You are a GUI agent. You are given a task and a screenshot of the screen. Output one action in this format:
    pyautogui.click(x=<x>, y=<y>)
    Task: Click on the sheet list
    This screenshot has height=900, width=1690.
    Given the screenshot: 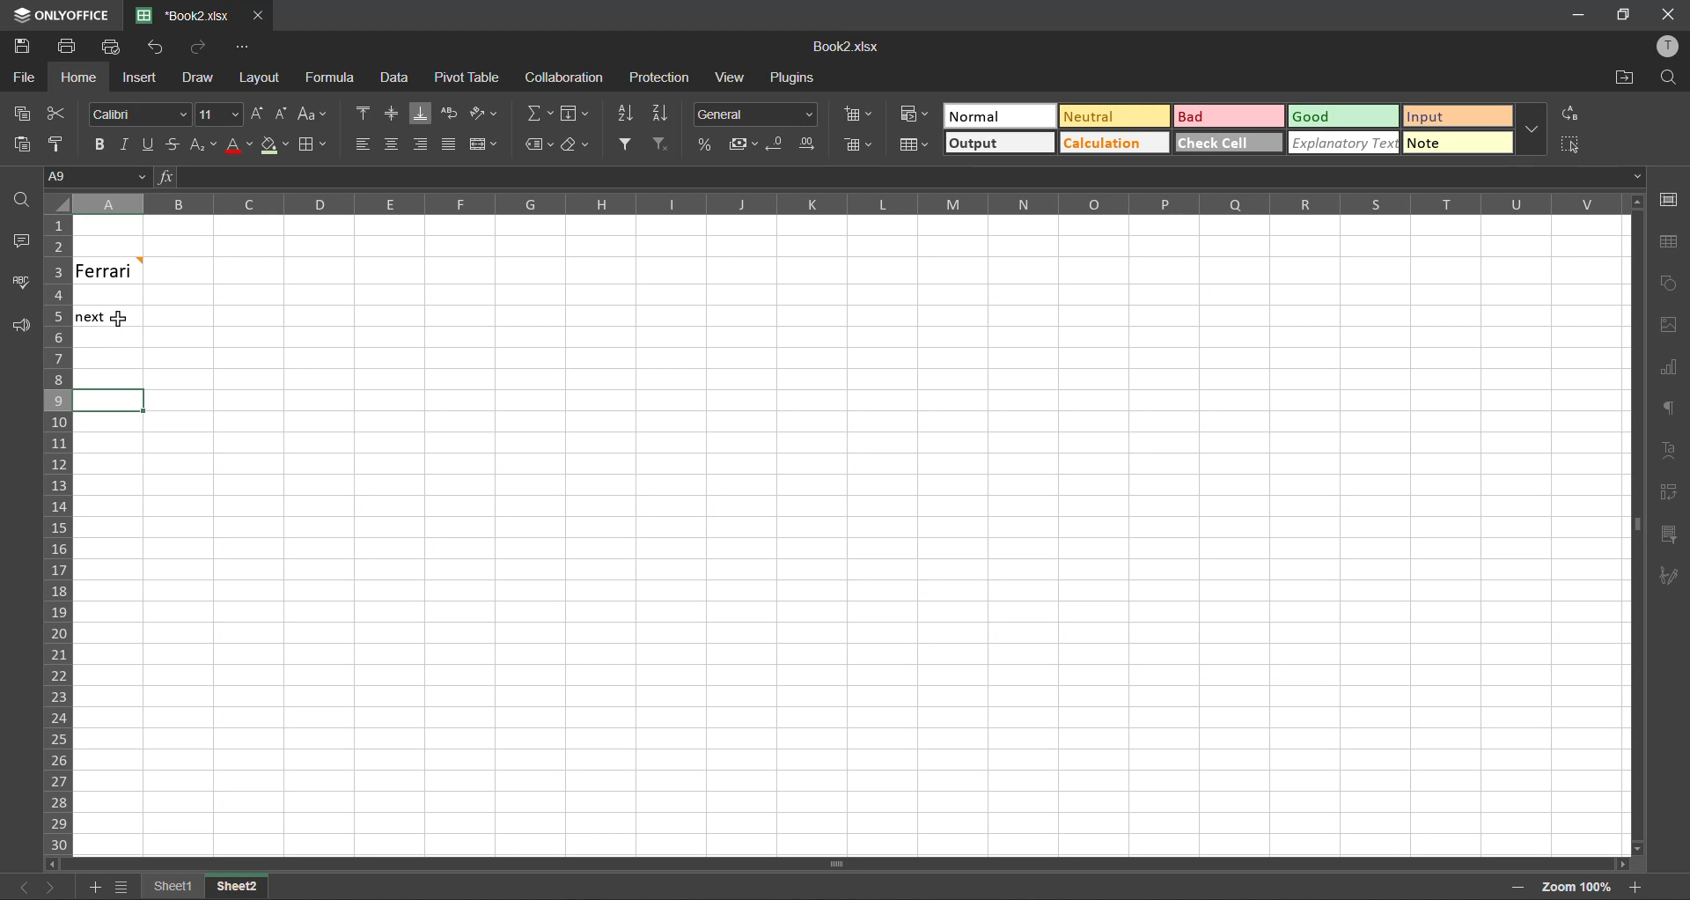 What is the action you would take?
    pyautogui.click(x=123, y=887)
    